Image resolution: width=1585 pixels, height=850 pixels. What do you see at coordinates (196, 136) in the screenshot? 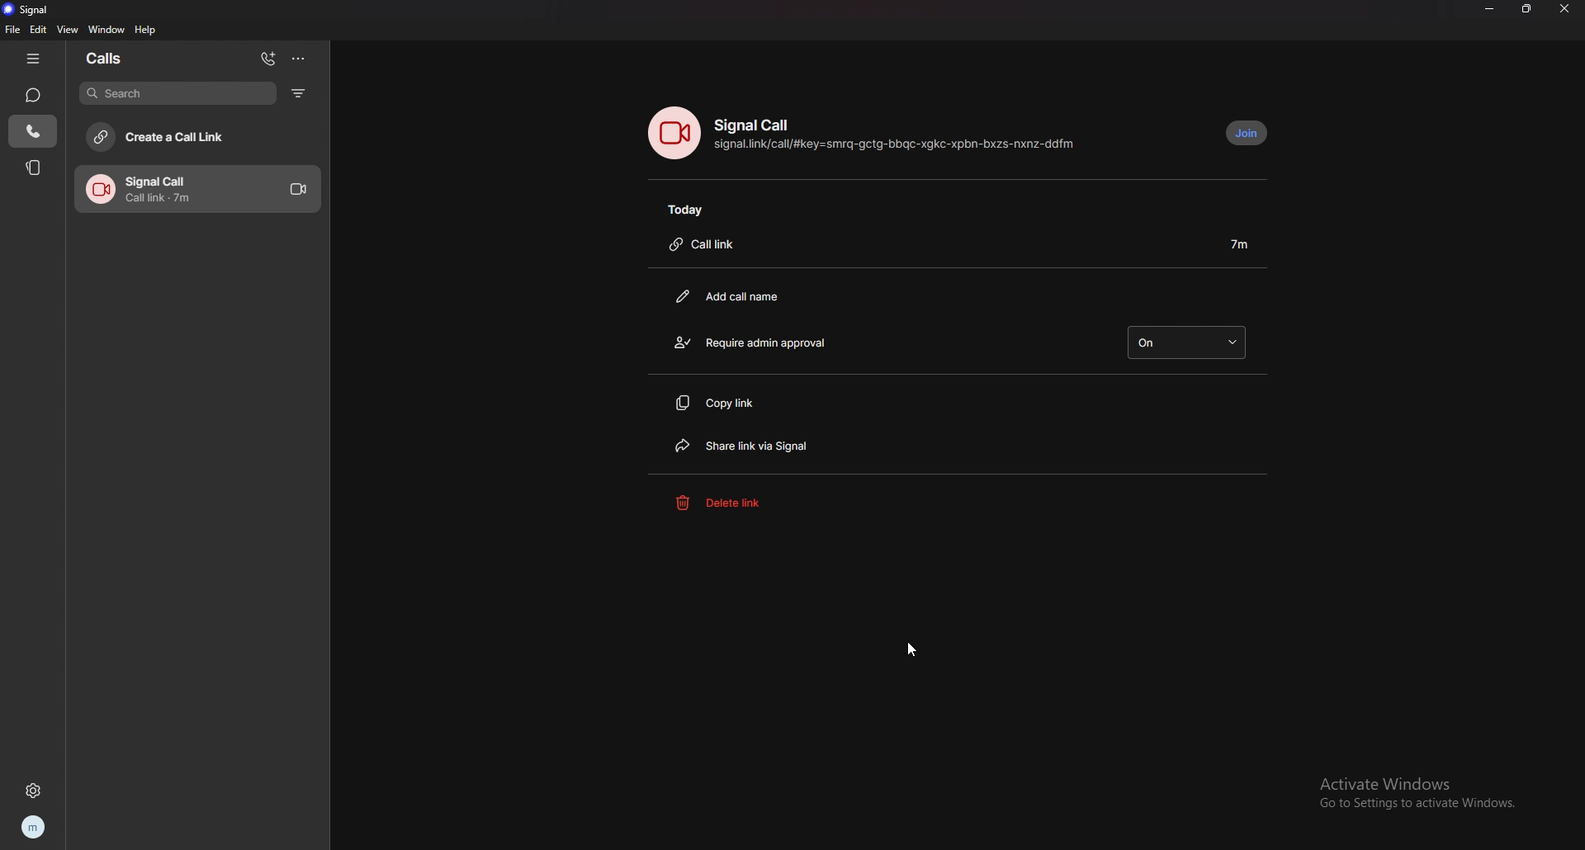
I see `create a call link` at bounding box center [196, 136].